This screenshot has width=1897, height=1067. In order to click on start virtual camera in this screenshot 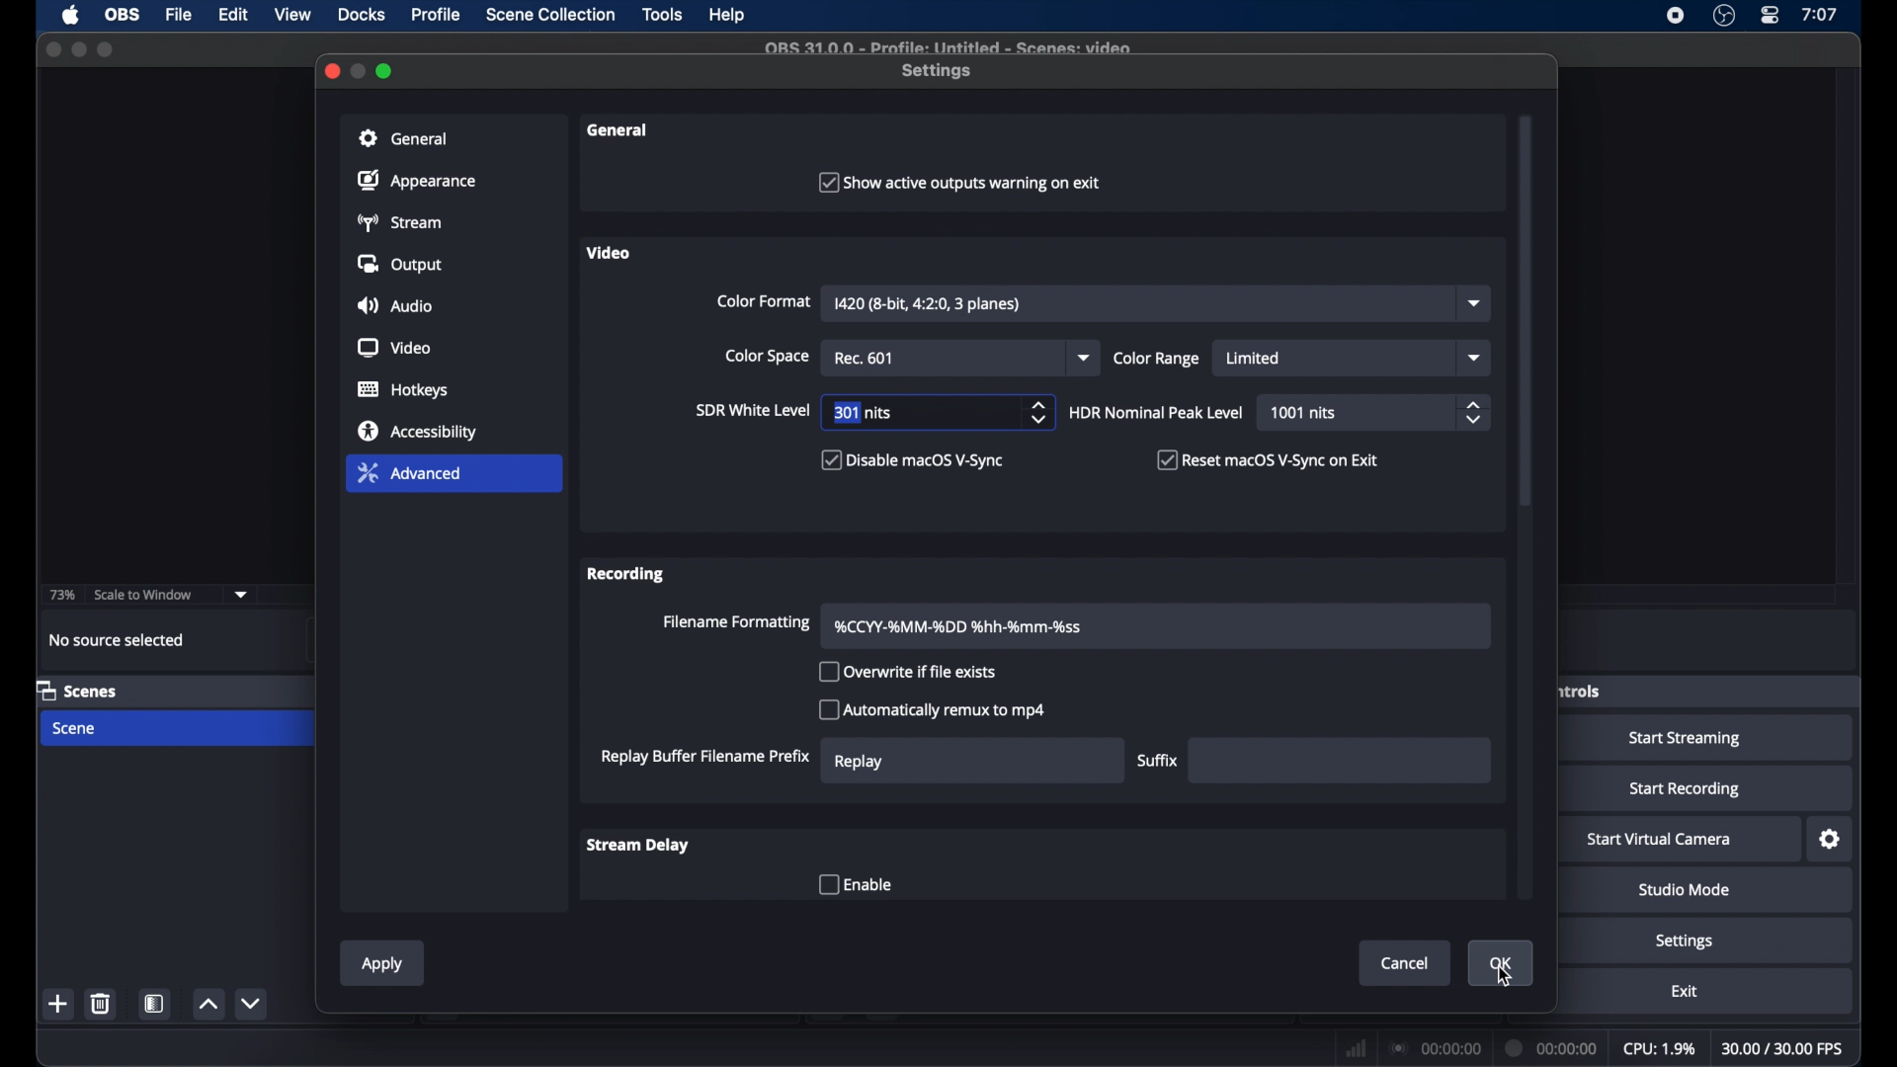, I will do `click(1659, 840)`.